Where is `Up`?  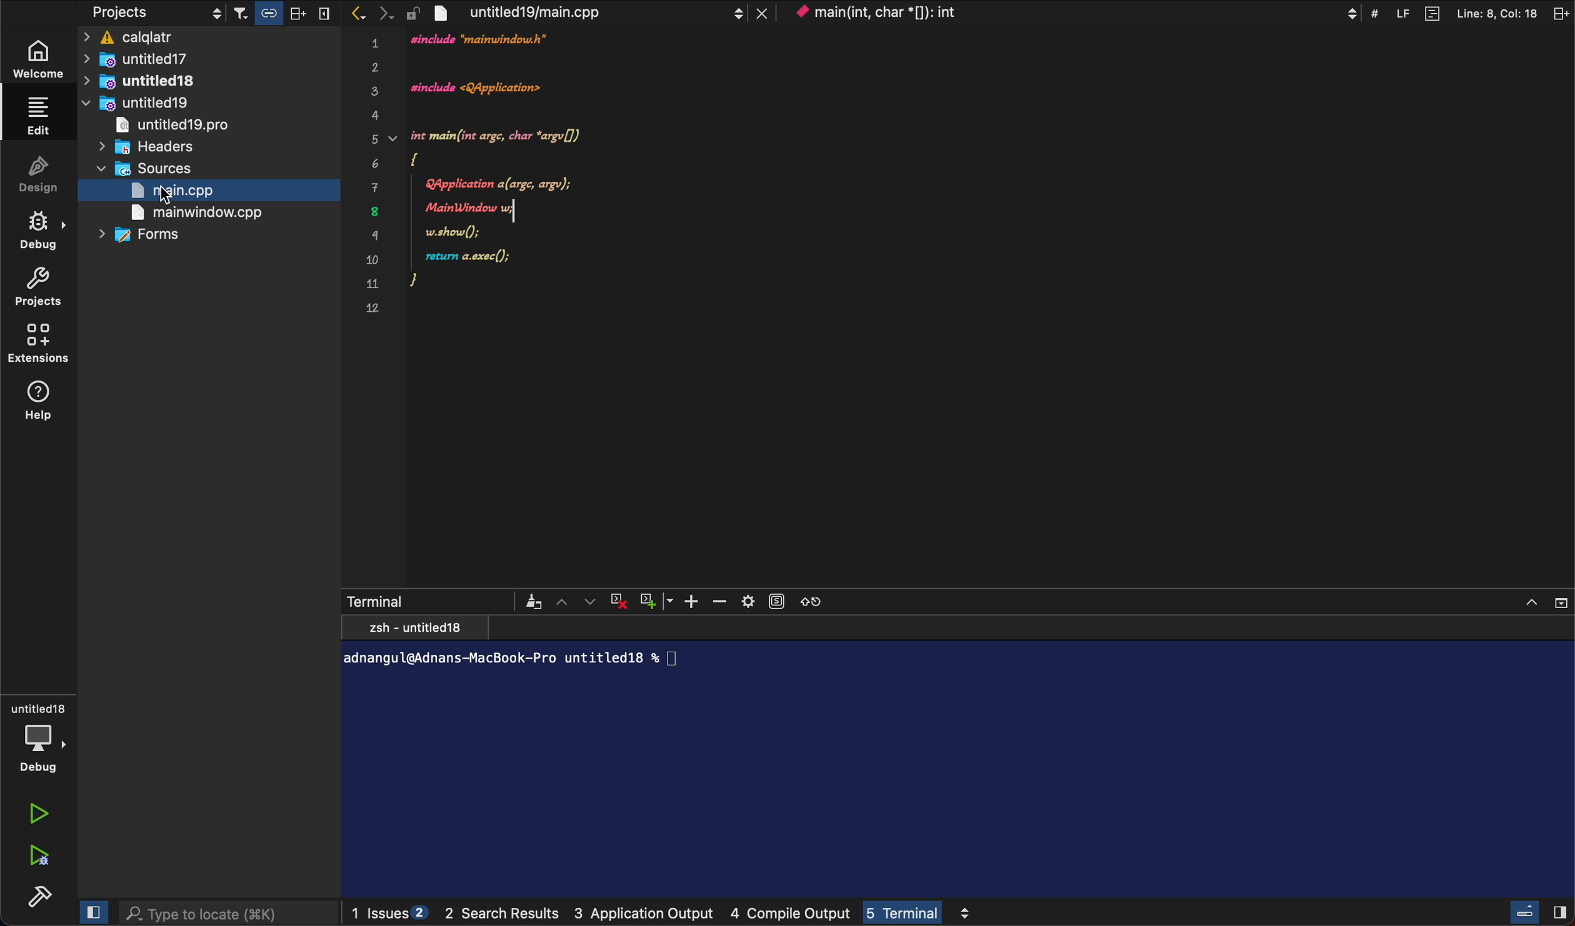
Up is located at coordinates (564, 601).